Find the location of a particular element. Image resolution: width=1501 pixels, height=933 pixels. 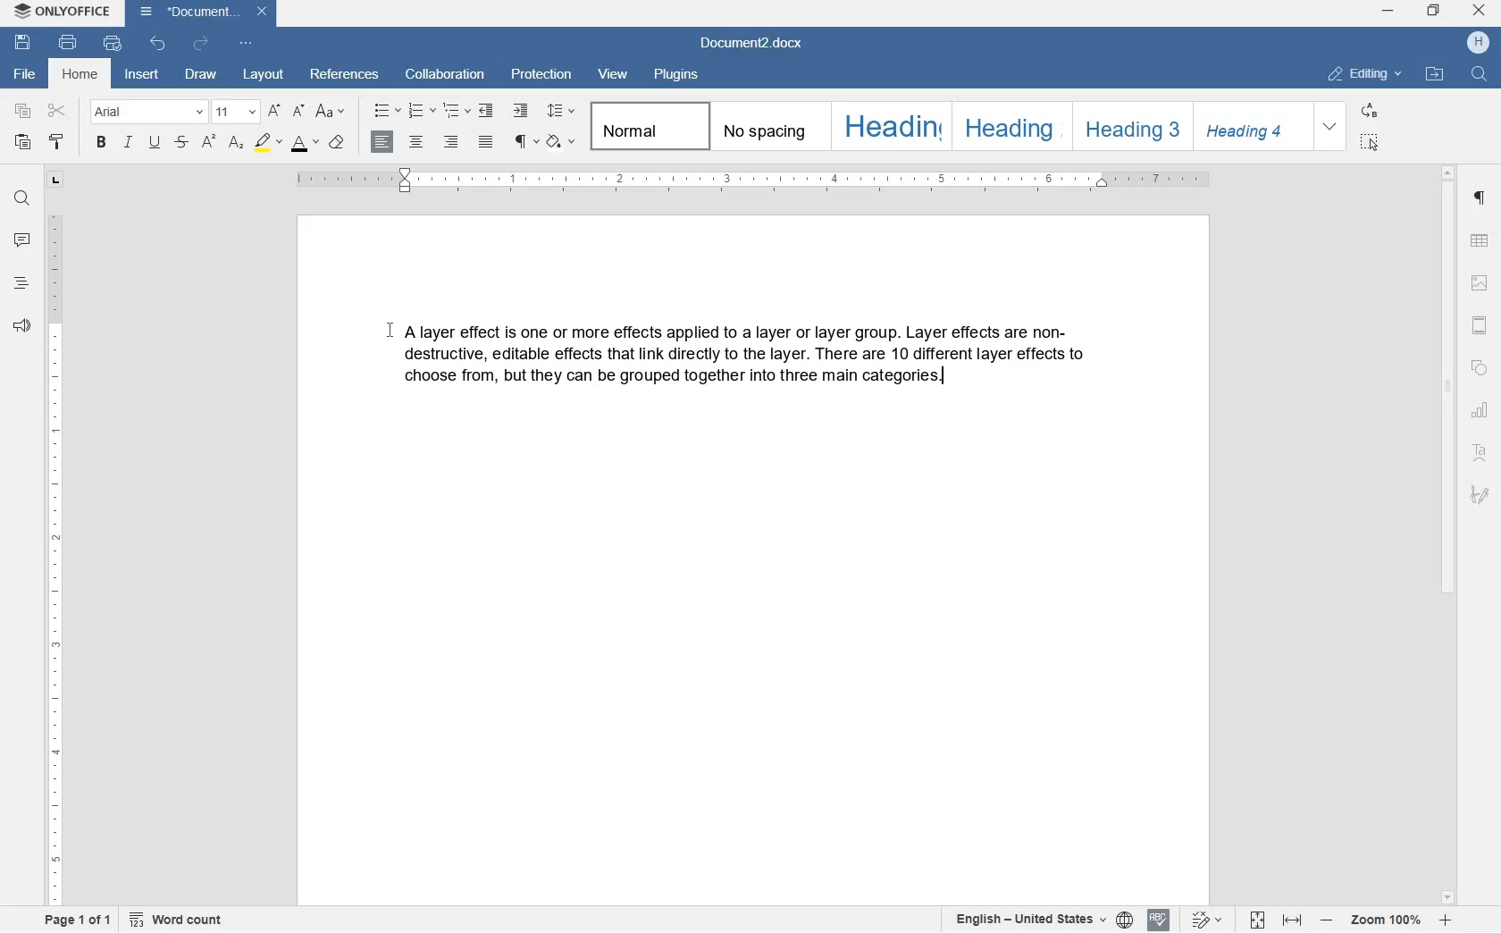

strikethrough is located at coordinates (183, 143).